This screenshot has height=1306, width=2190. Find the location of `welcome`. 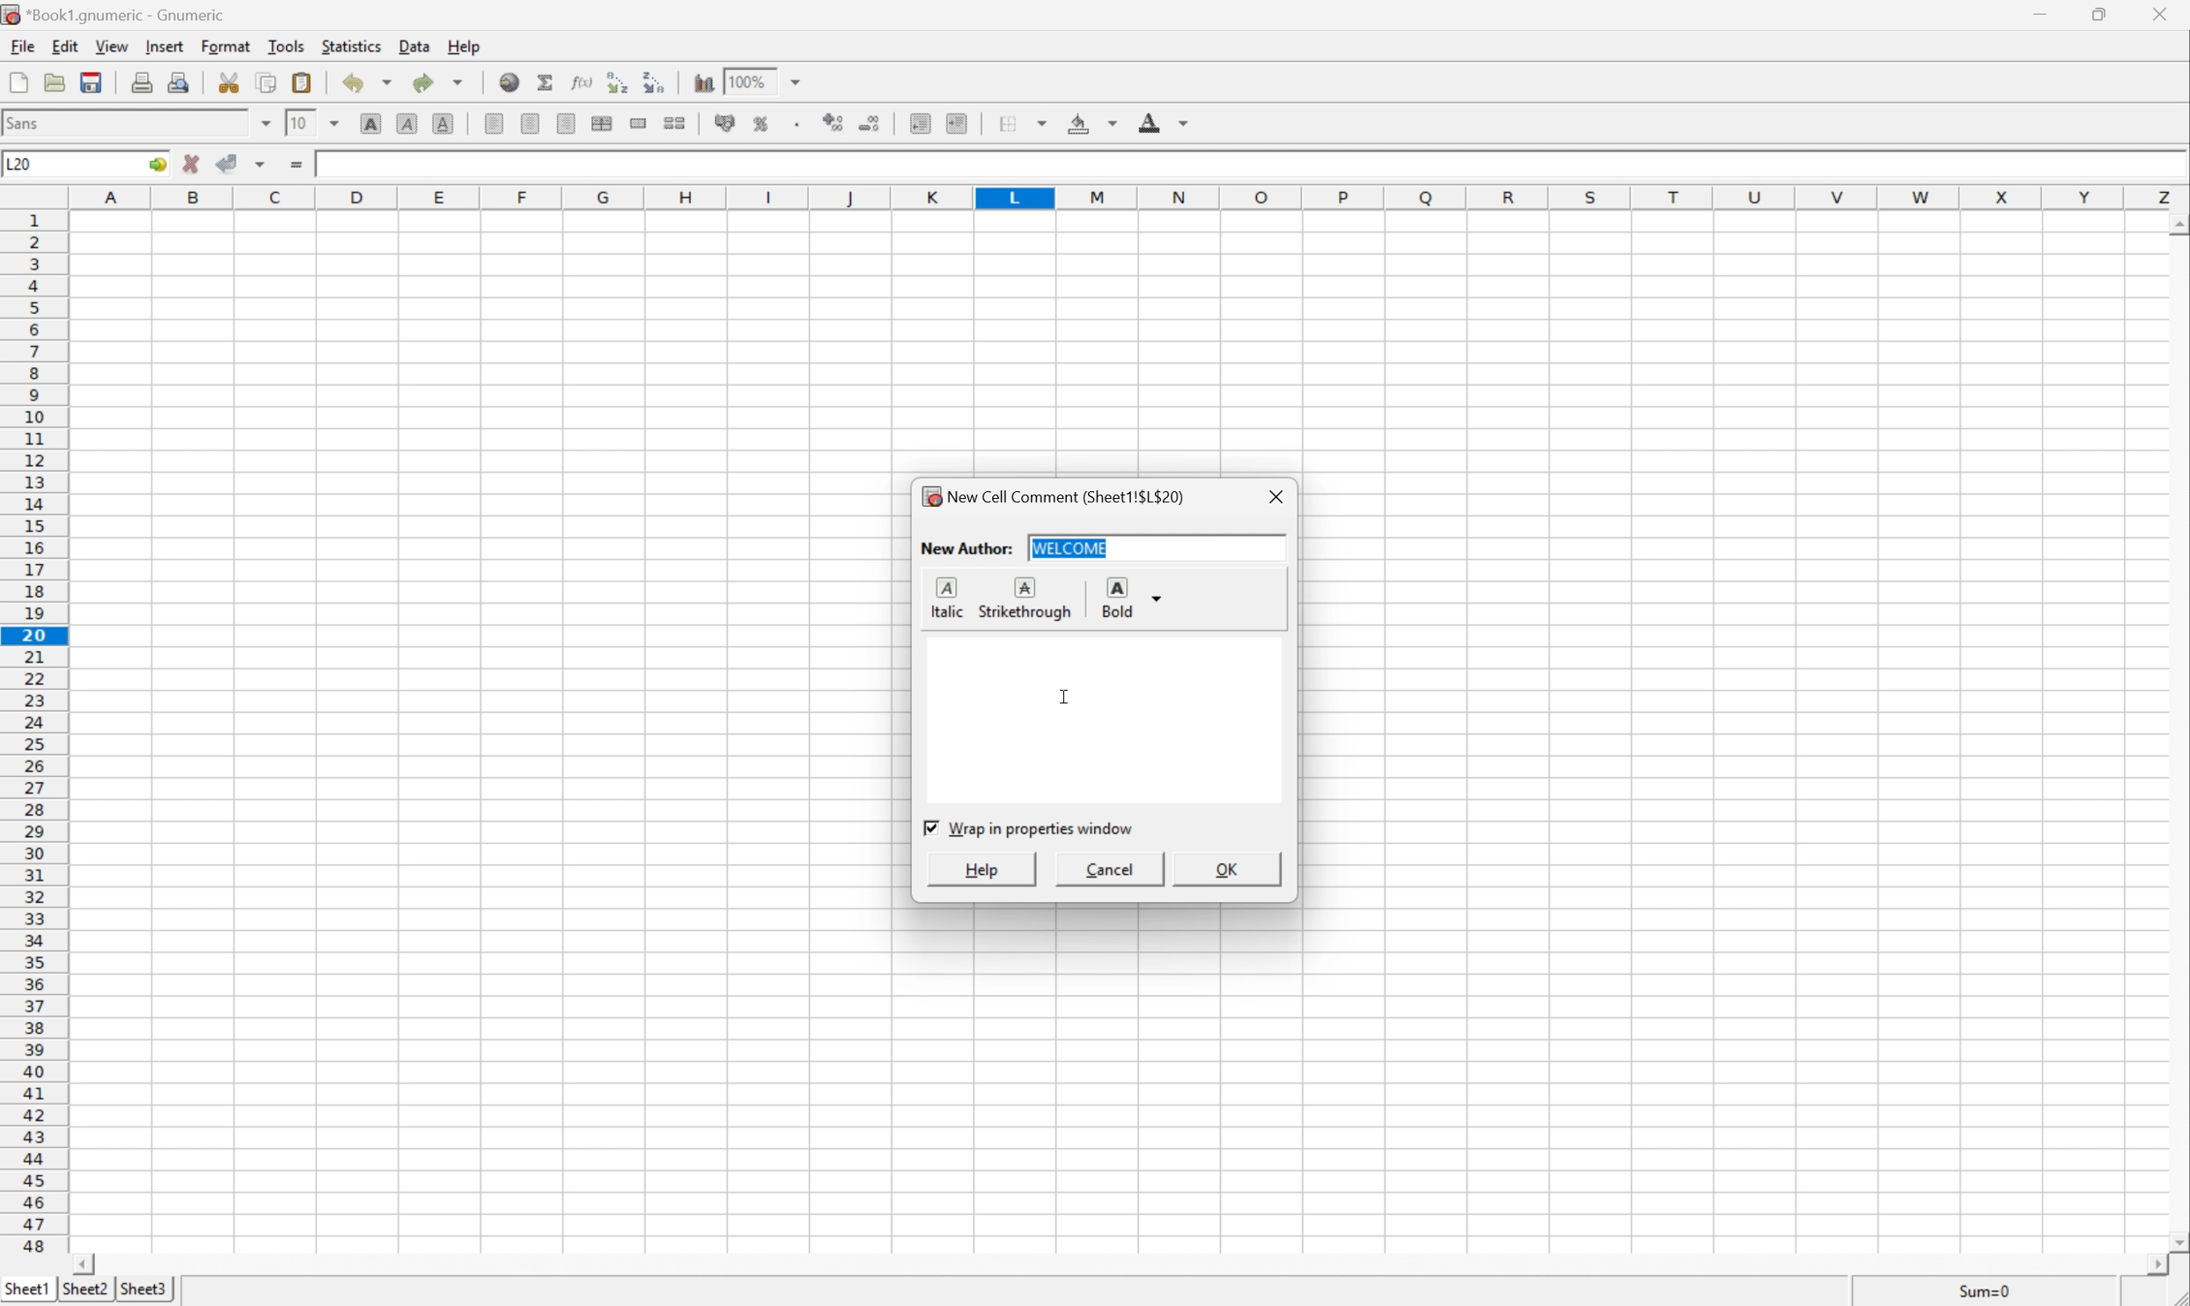

welcome is located at coordinates (1069, 547).